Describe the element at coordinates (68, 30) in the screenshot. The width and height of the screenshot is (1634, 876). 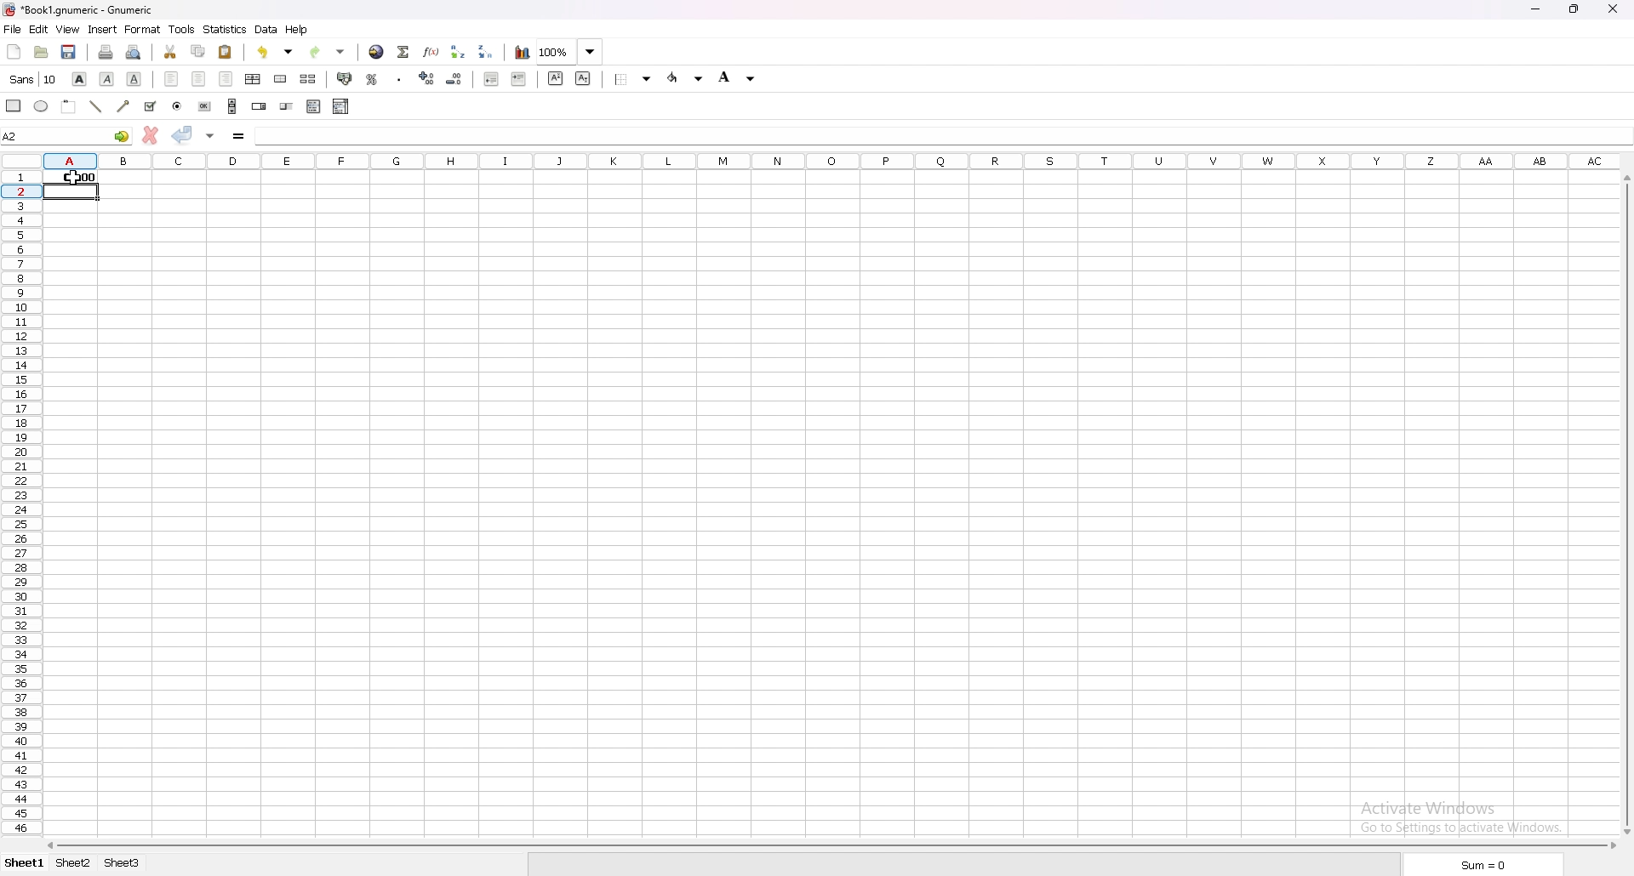
I see `view` at that location.